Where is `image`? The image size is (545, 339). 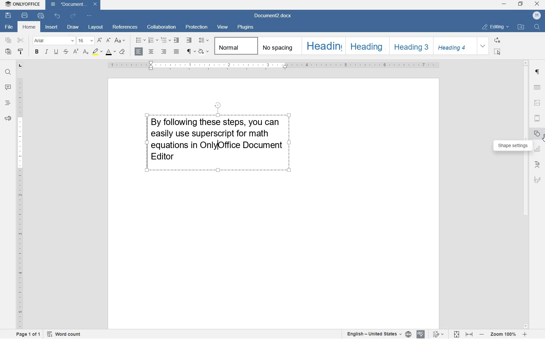 image is located at coordinates (538, 104).